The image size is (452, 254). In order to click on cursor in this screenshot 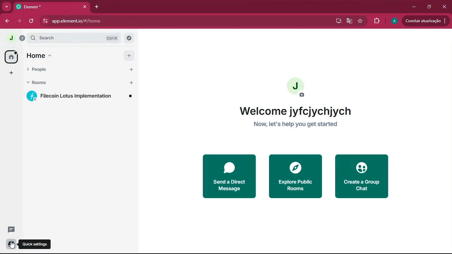, I will do `click(12, 245)`.